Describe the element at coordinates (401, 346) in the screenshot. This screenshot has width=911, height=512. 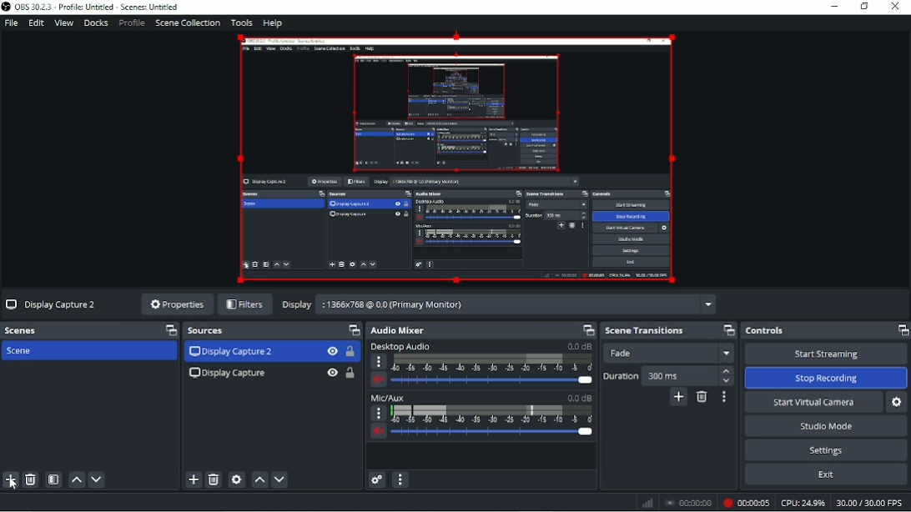
I see `Desktop Audio` at that location.